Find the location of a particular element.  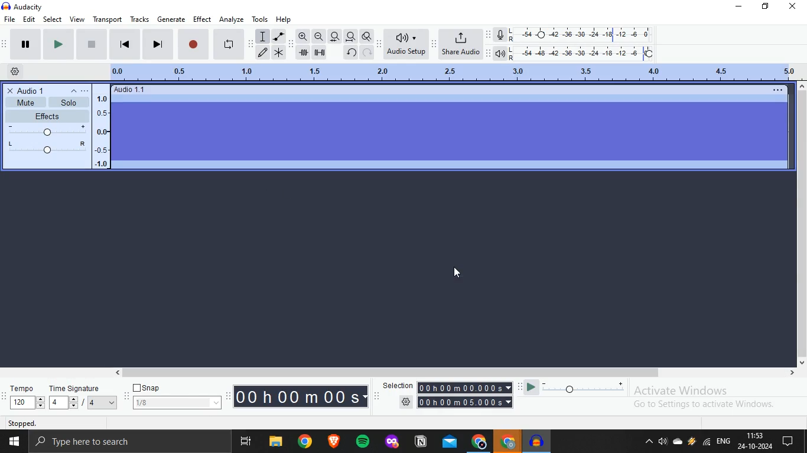

Zoom In is located at coordinates (302, 36).